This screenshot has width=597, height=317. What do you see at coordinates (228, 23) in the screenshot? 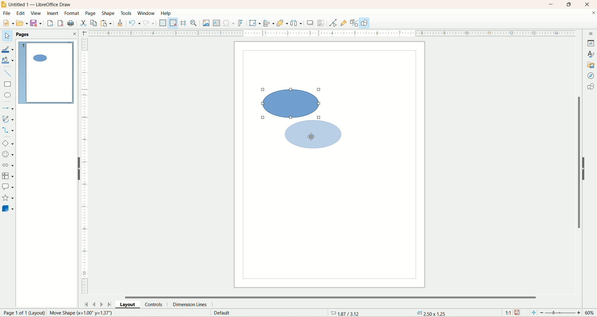
I see `special character` at bounding box center [228, 23].